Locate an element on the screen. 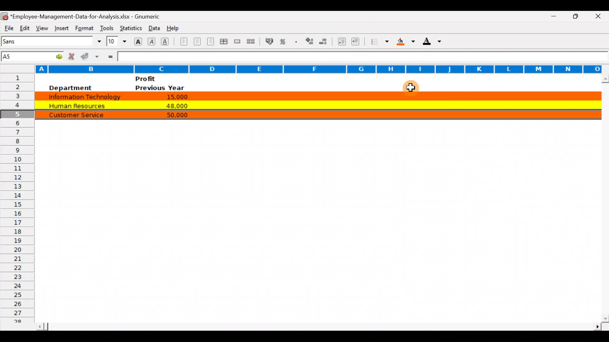  Help is located at coordinates (173, 27).